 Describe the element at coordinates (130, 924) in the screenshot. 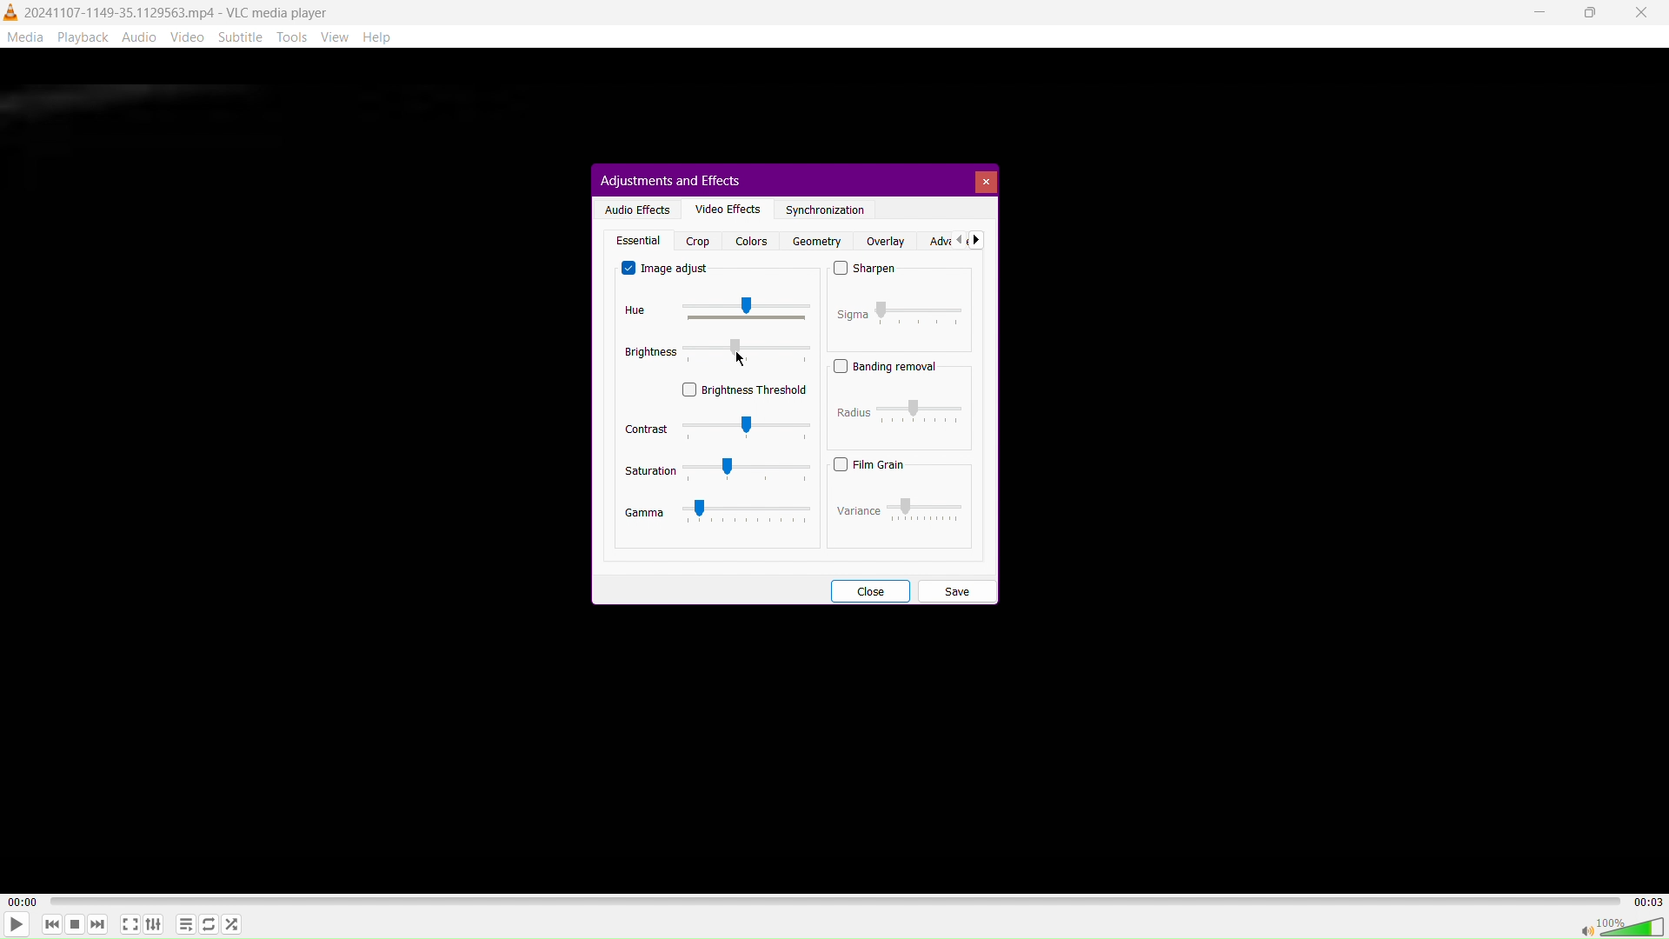

I see `Fullscreen` at that location.